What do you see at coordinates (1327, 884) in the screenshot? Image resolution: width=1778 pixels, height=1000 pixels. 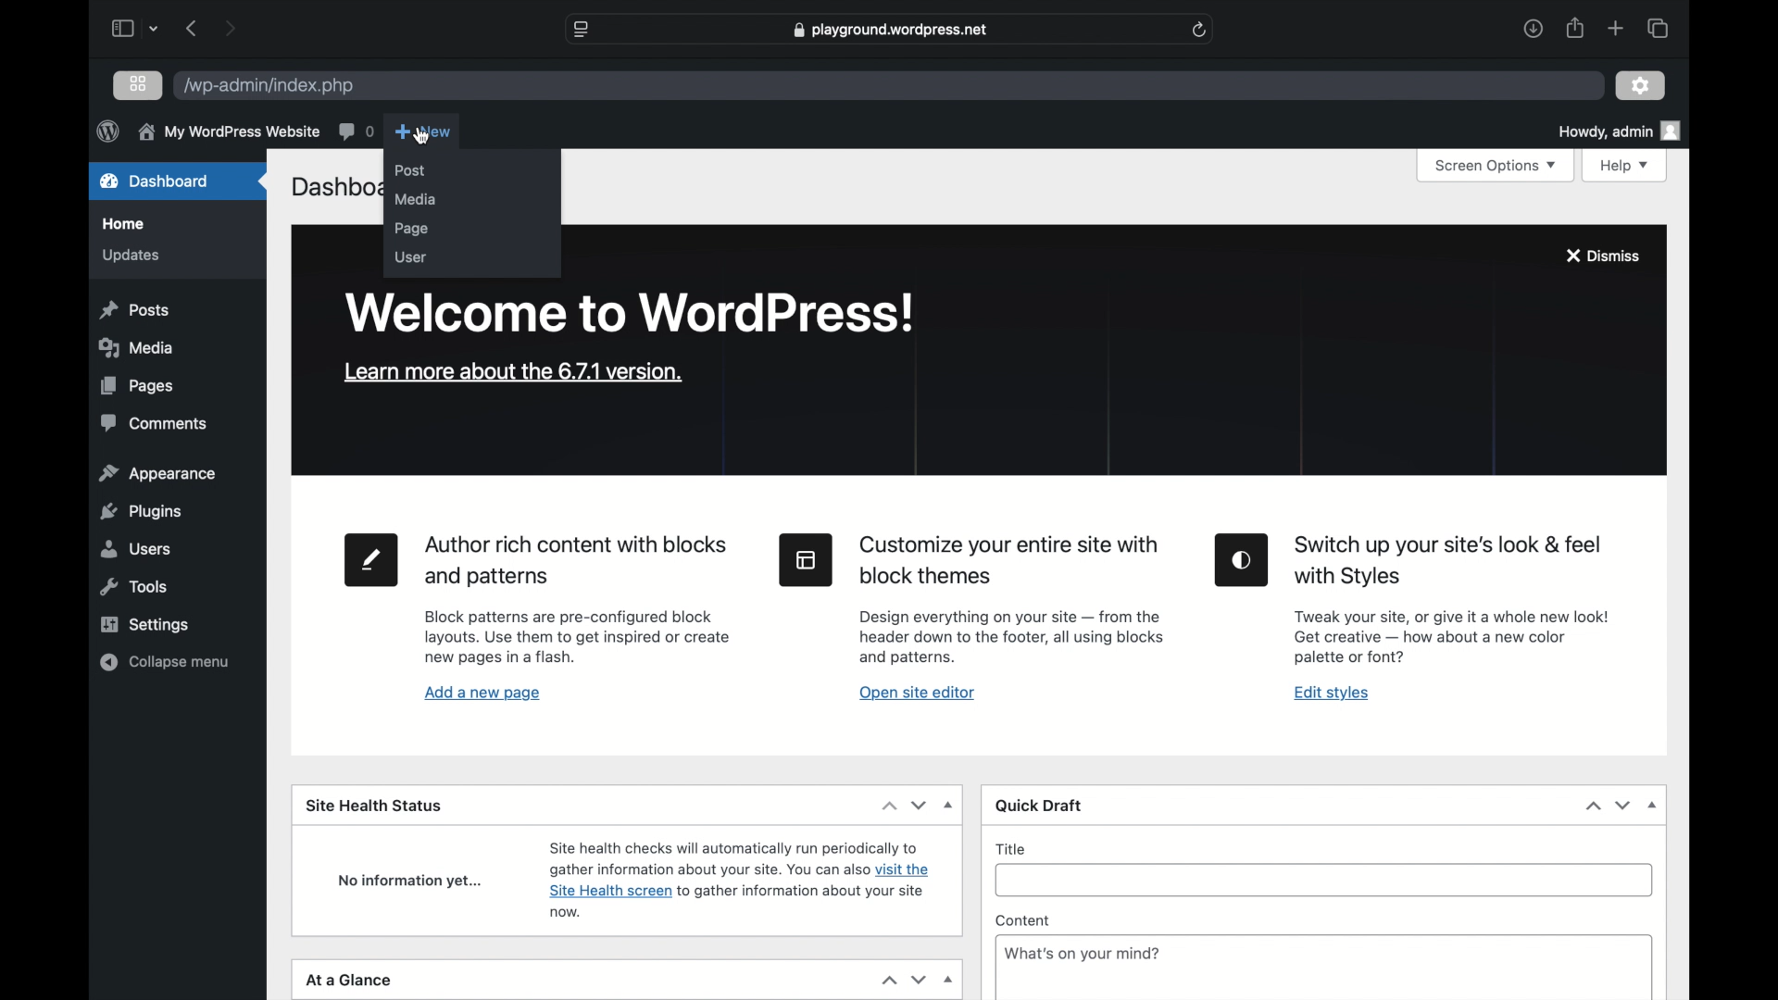 I see `title input` at bounding box center [1327, 884].